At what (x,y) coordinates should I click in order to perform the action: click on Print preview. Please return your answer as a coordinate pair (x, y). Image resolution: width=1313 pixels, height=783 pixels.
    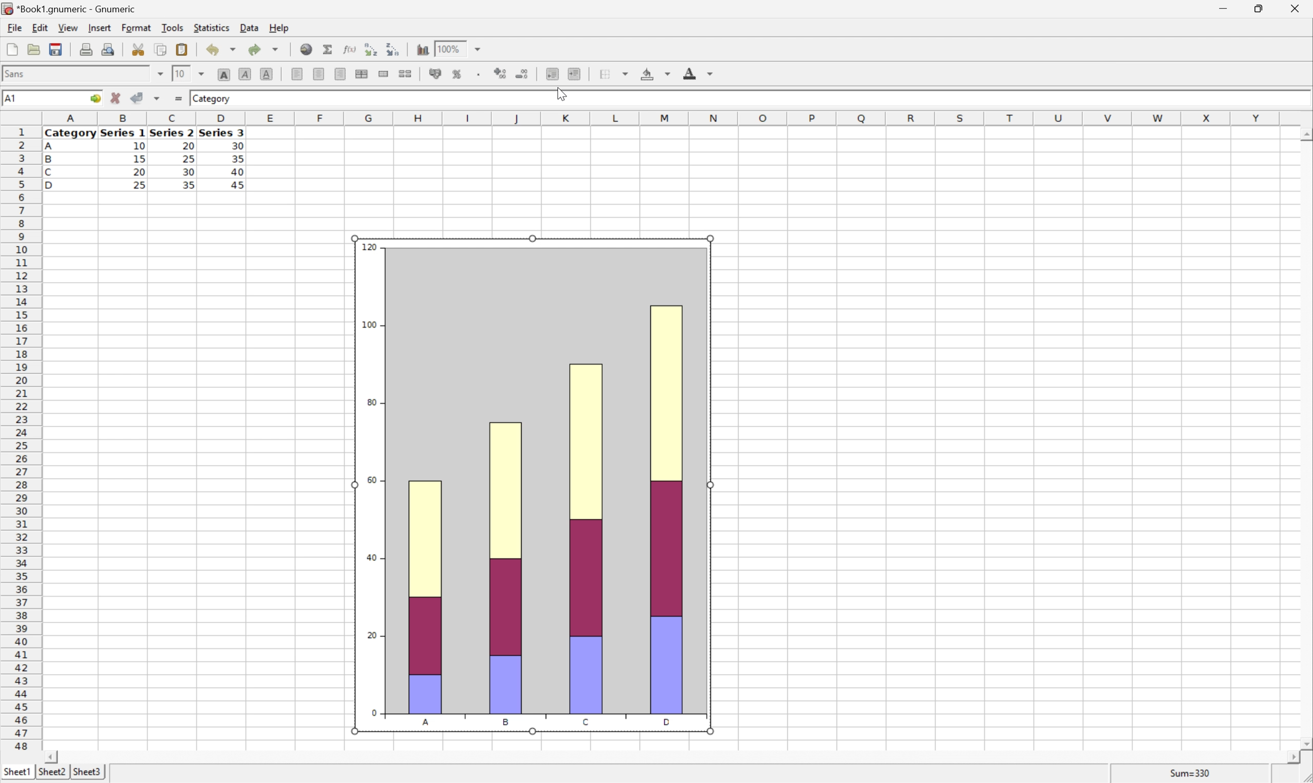
    Looking at the image, I should click on (109, 50).